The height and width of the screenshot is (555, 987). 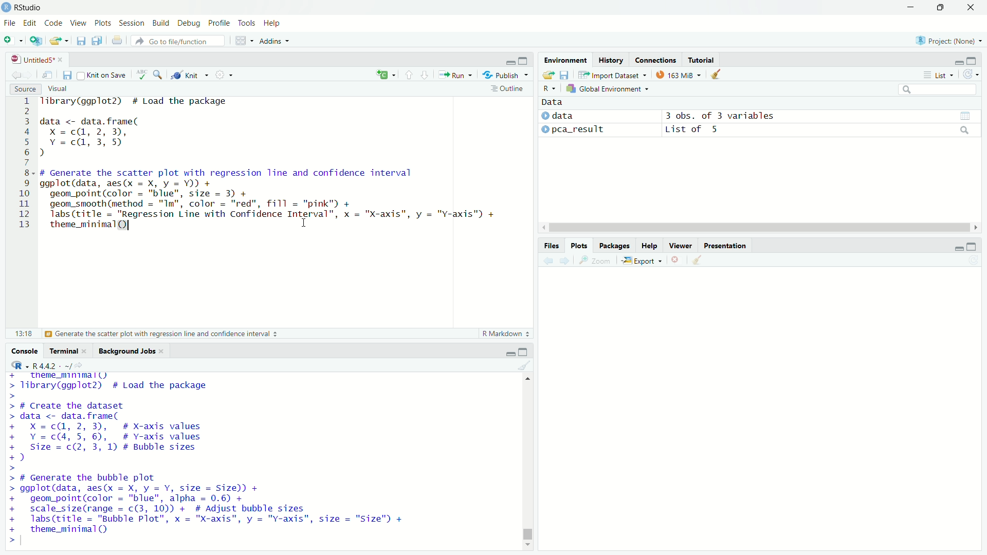 I want to click on Go back to previous source location, so click(x=16, y=75).